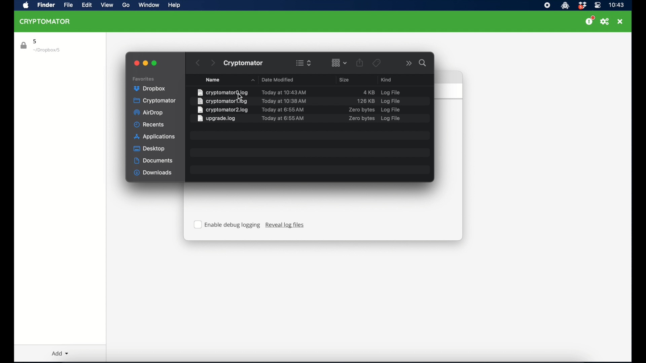 The image size is (646, 363). Describe the element at coordinates (136, 63) in the screenshot. I see `close` at that location.